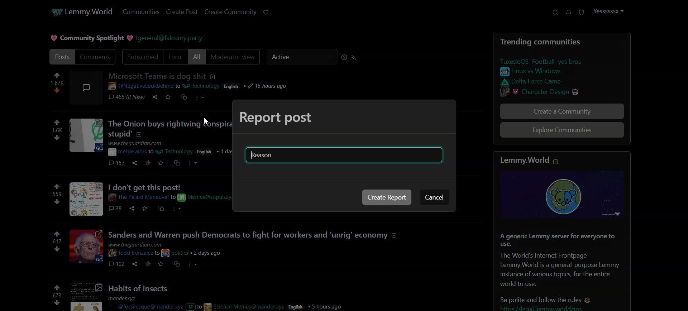  Describe the element at coordinates (338, 155) in the screenshot. I see `Typing window` at that location.